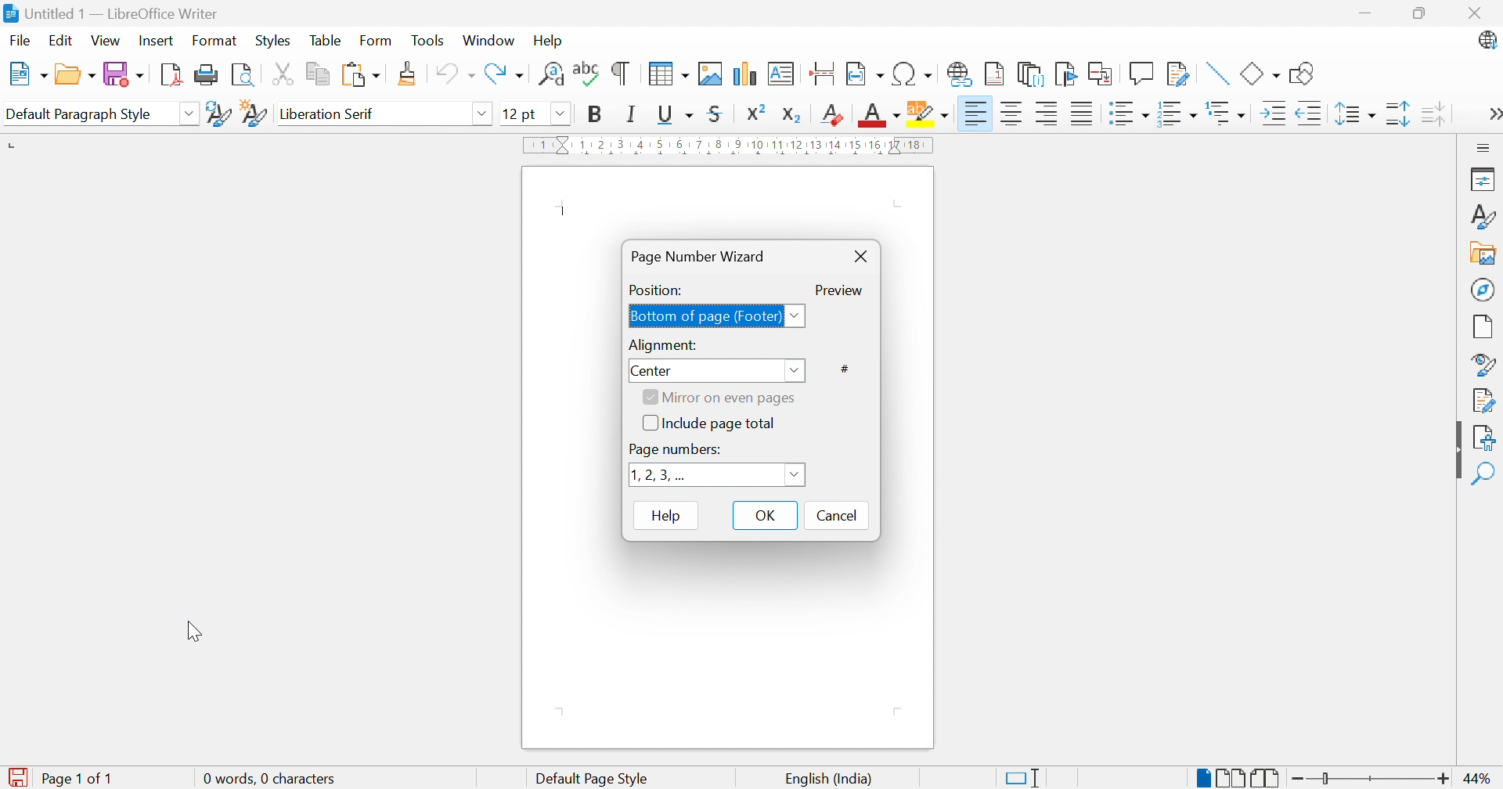  What do you see at coordinates (756, 112) in the screenshot?
I see `Superscript` at bounding box center [756, 112].